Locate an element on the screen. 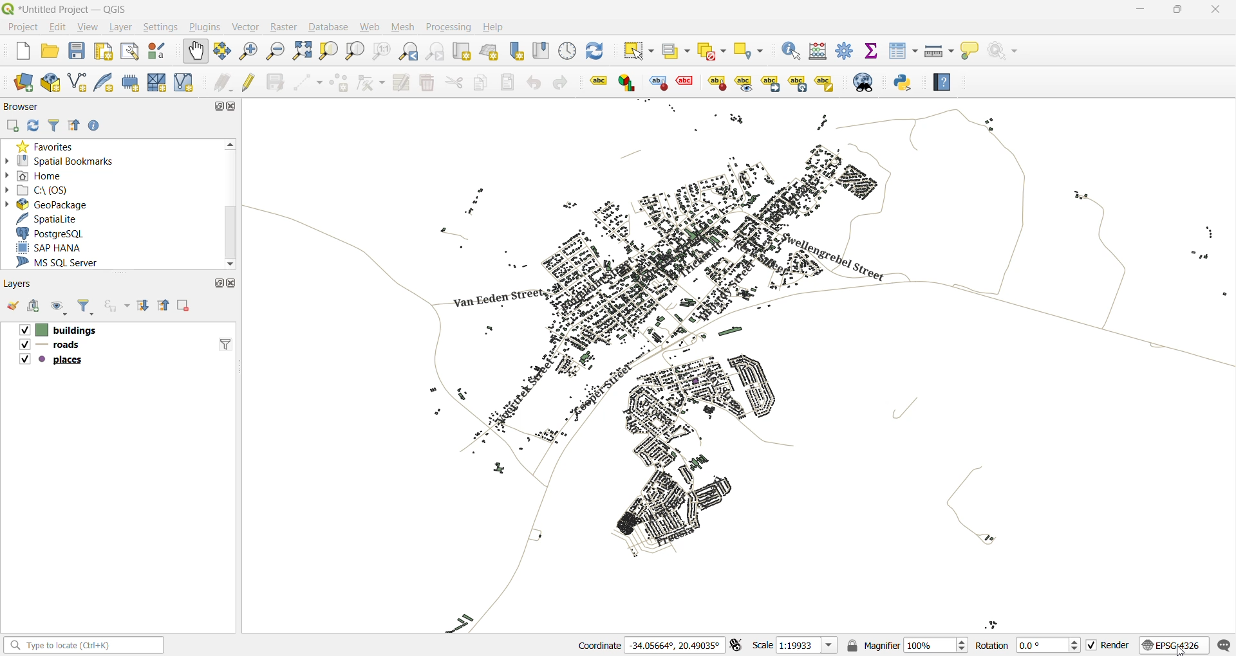  zoom in is located at coordinates (248, 52).